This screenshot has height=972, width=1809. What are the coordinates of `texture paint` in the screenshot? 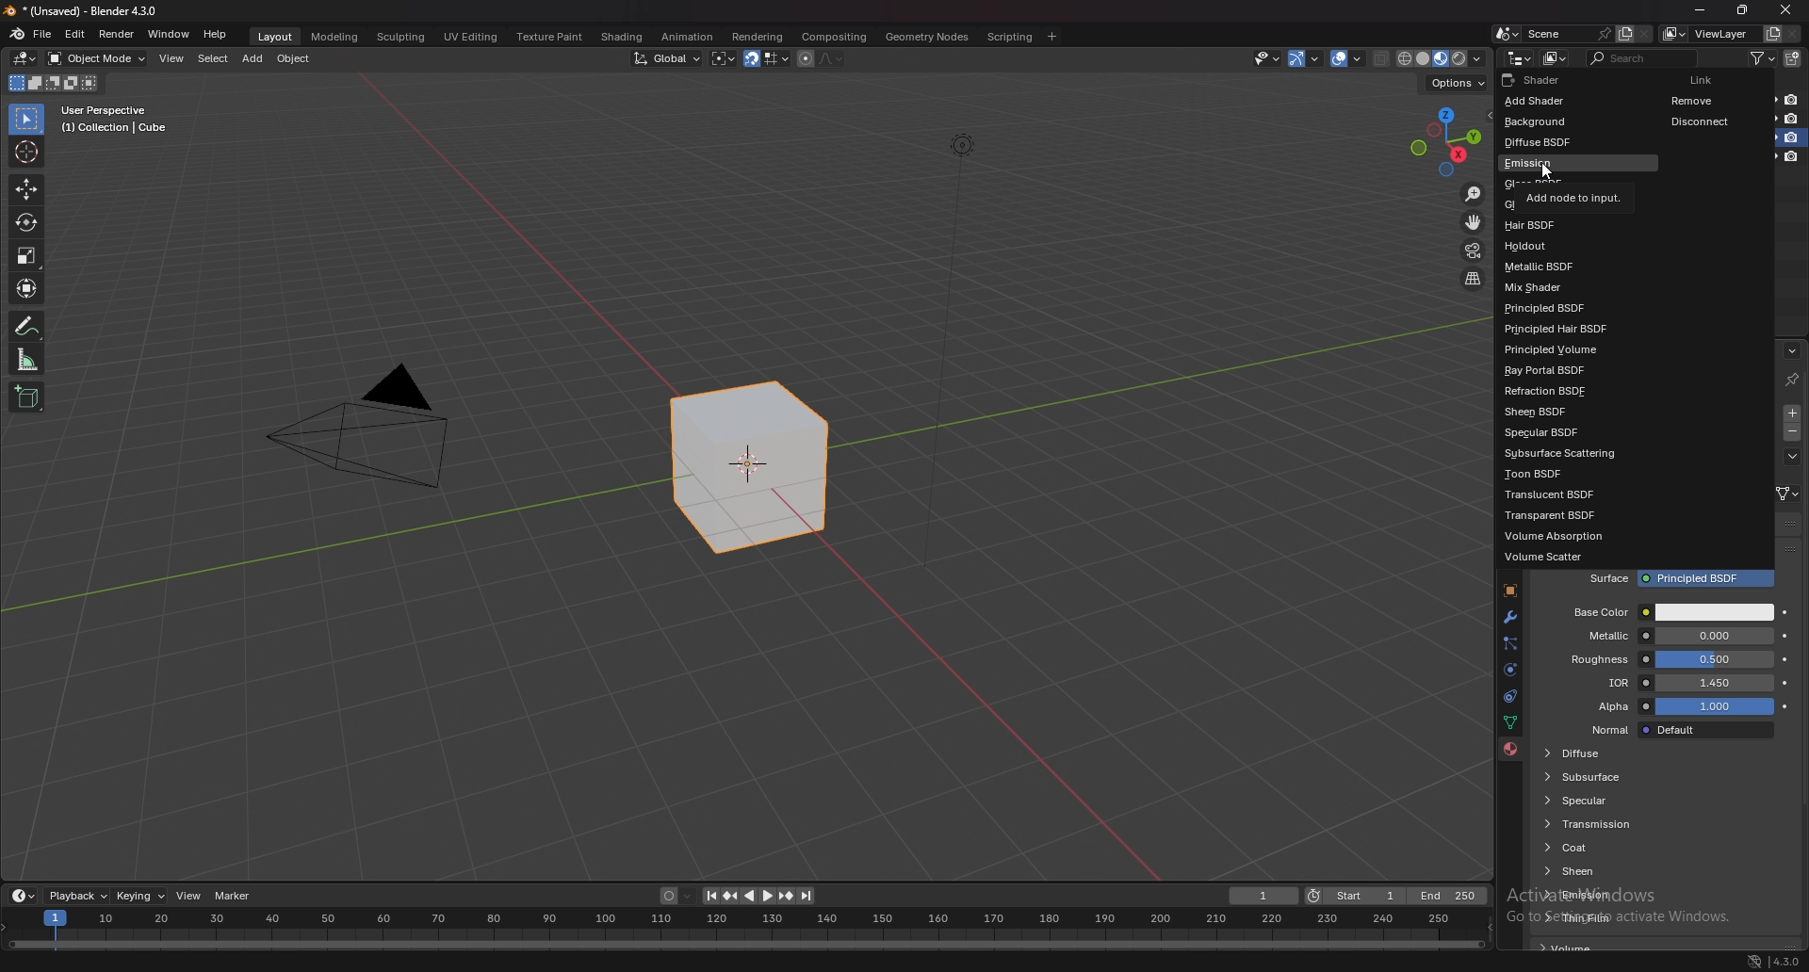 It's located at (547, 37).